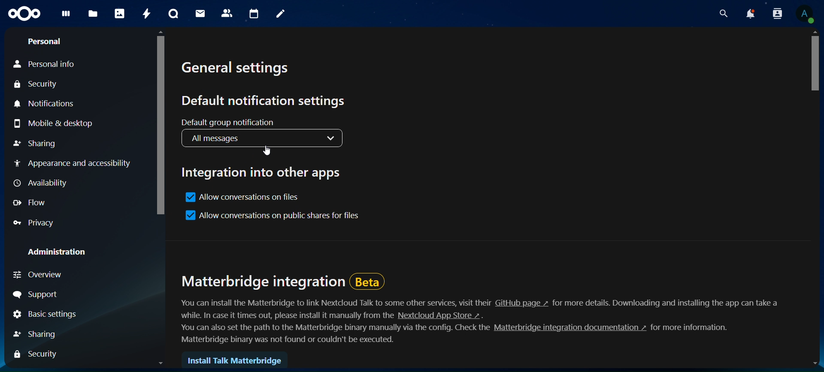 This screenshot has height=372, width=824. What do you see at coordinates (52, 121) in the screenshot?
I see `mobile & desktop` at bounding box center [52, 121].